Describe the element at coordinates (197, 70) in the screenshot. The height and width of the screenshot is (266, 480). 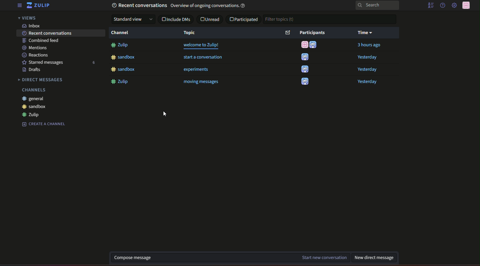
I see `experiments` at that location.